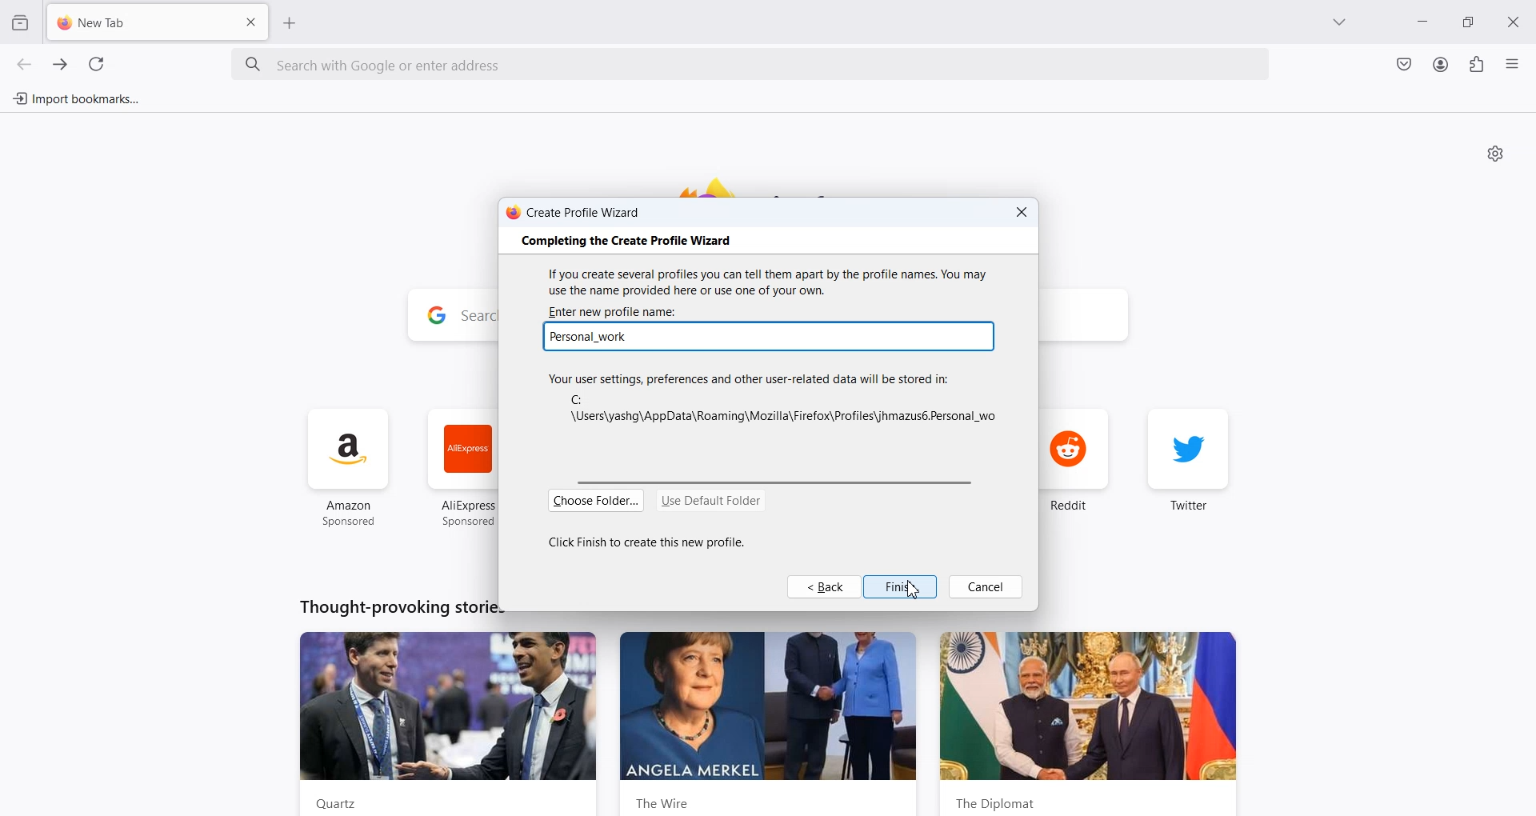 The width and height of the screenshot is (1536, 816). Describe the element at coordinates (1518, 21) in the screenshot. I see `Close` at that location.